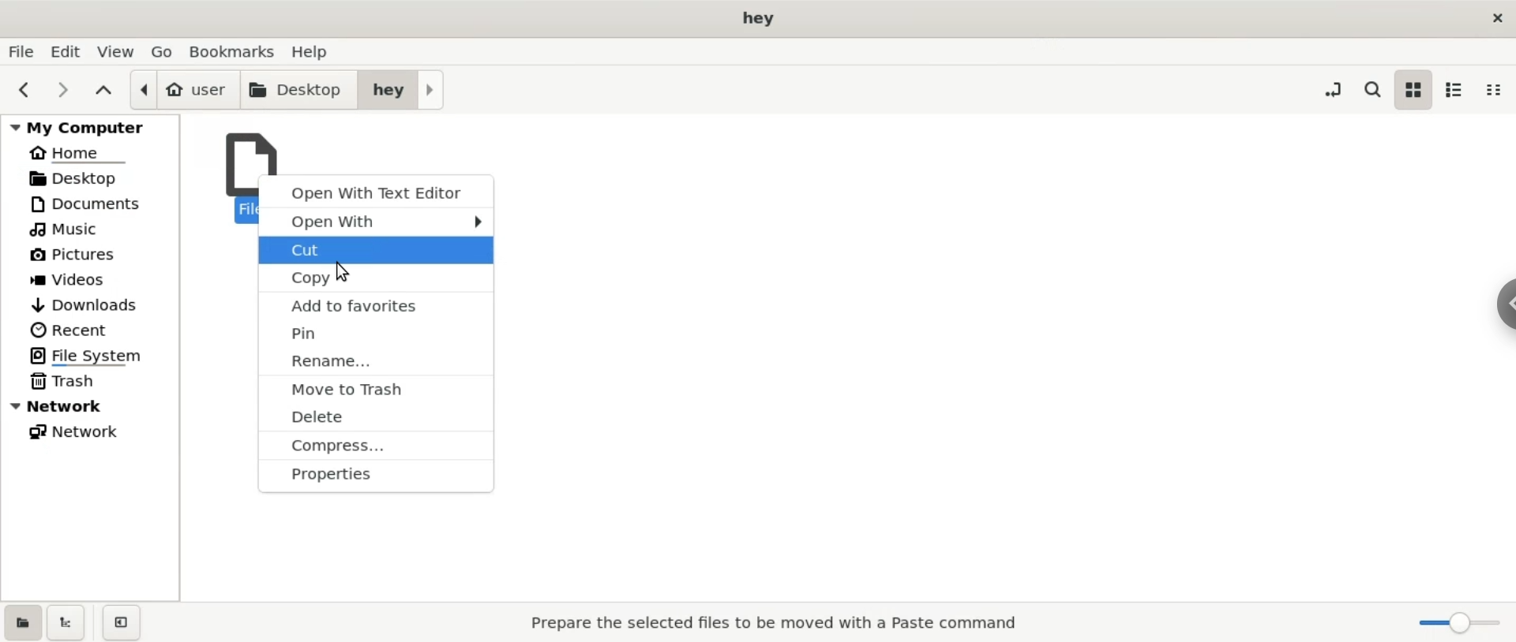 The height and width of the screenshot is (642, 1516). I want to click on move to trash, so click(375, 386).